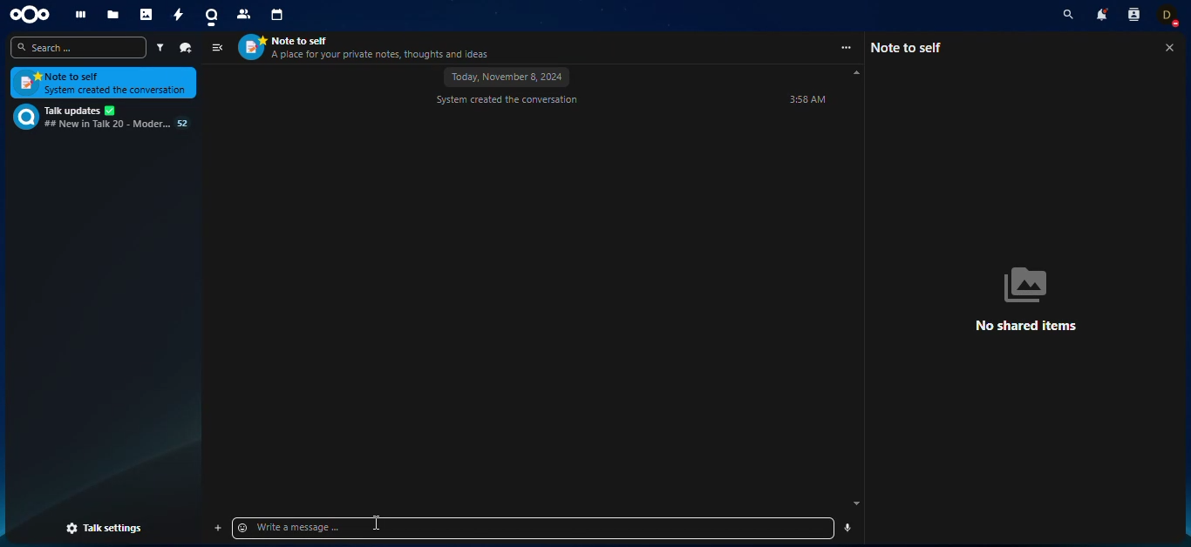 Image resolution: width=1191 pixels, height=547 pixels. What do you see at coordinates (857, 73) in the screenshot?
I see `scroll up` at bounding box center [857, 73].